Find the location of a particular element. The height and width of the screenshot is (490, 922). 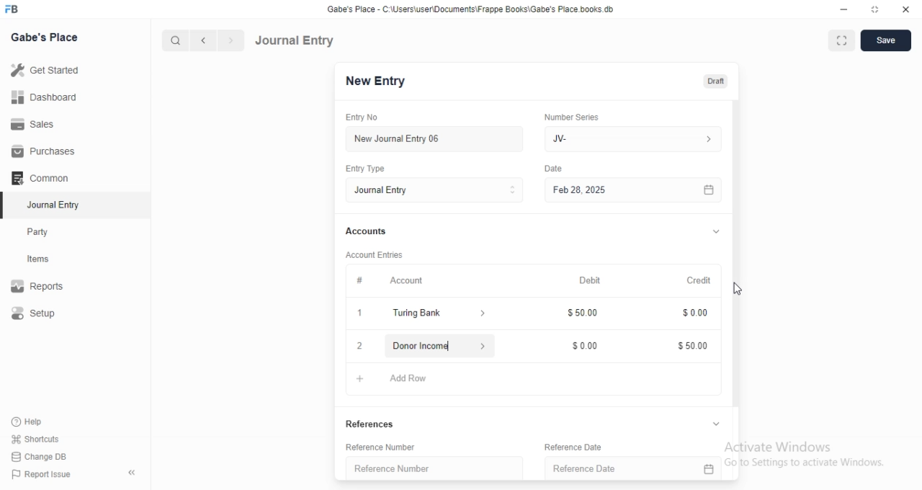

Add Row is located at coordinates (399, 380).